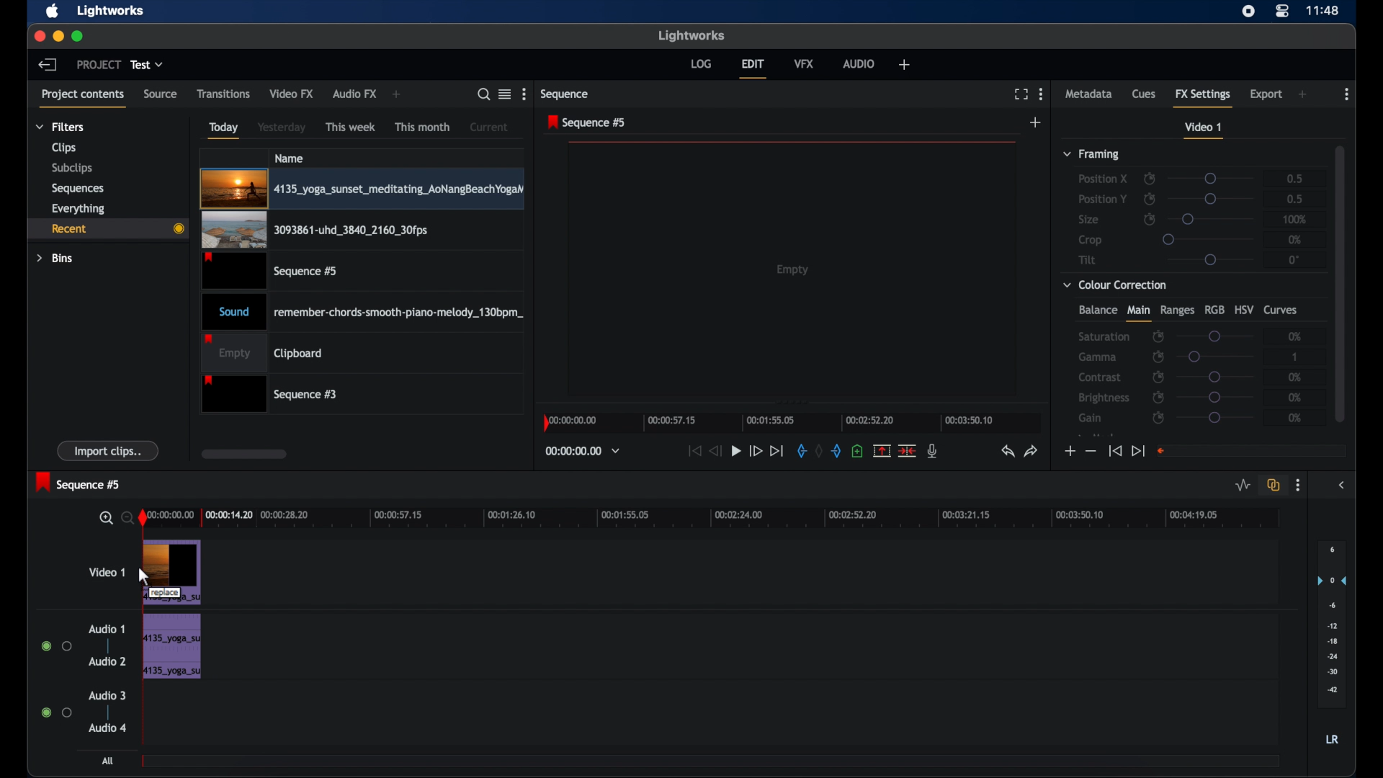  What do you see at coordinates (422, 127) in the screenshot?
I see `this month` at bounding box center [422, 127].